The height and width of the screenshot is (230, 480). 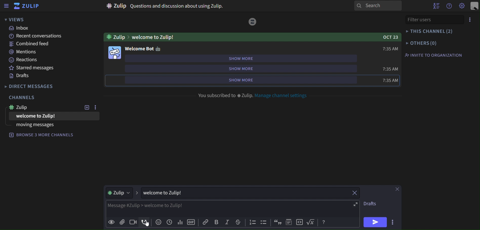 What do you see at coordinates (20, 29) in the screenshot?
I see `inbox` at bounding box center [20, 29].